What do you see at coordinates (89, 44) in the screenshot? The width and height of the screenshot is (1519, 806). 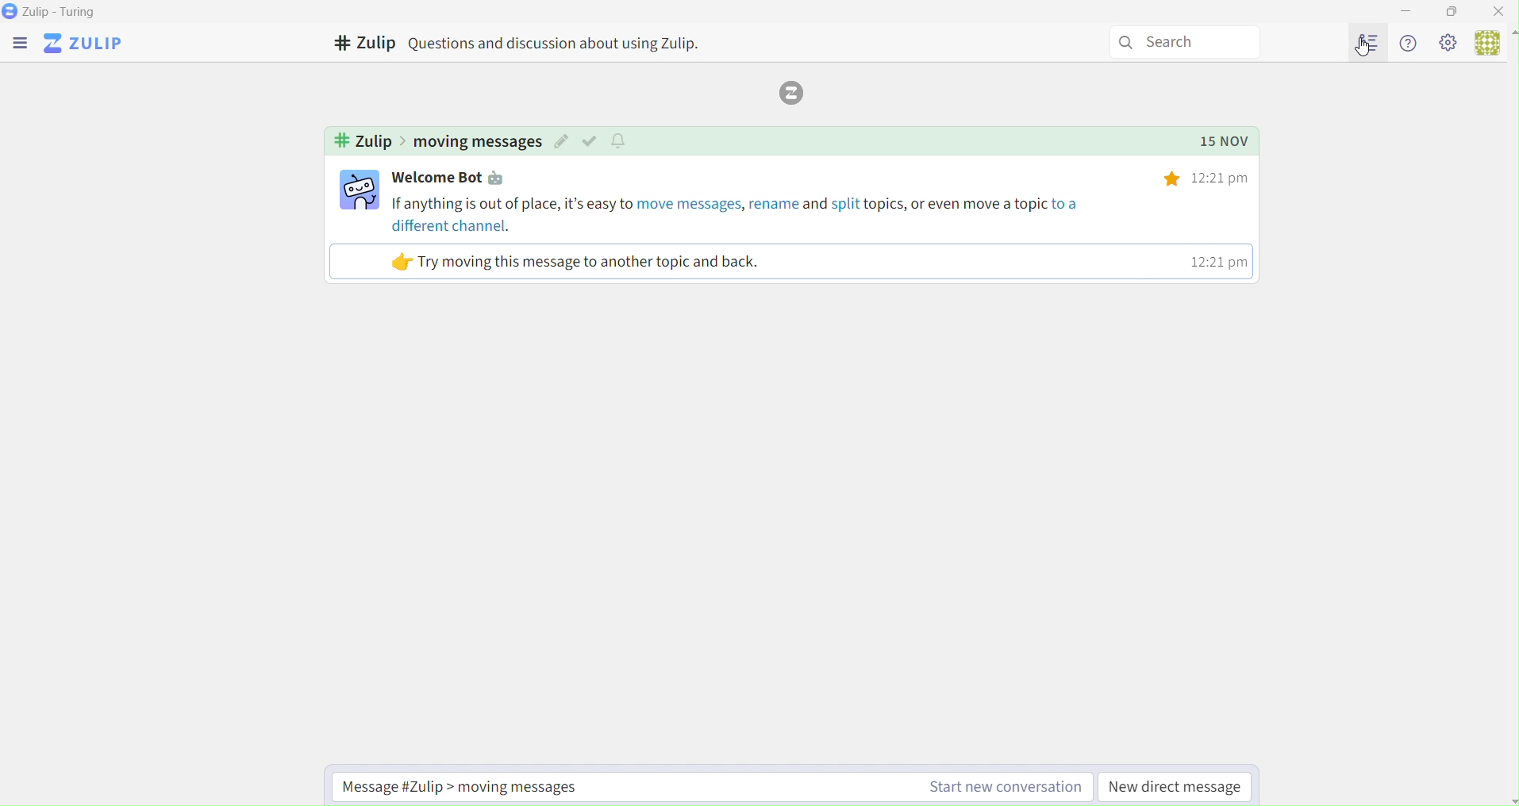 I see `ZuLip` at bounding box center [89, 44].